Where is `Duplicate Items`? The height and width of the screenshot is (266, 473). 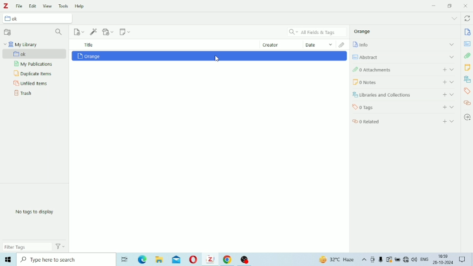
Duplicate Items is located at coordinates (34, 74).